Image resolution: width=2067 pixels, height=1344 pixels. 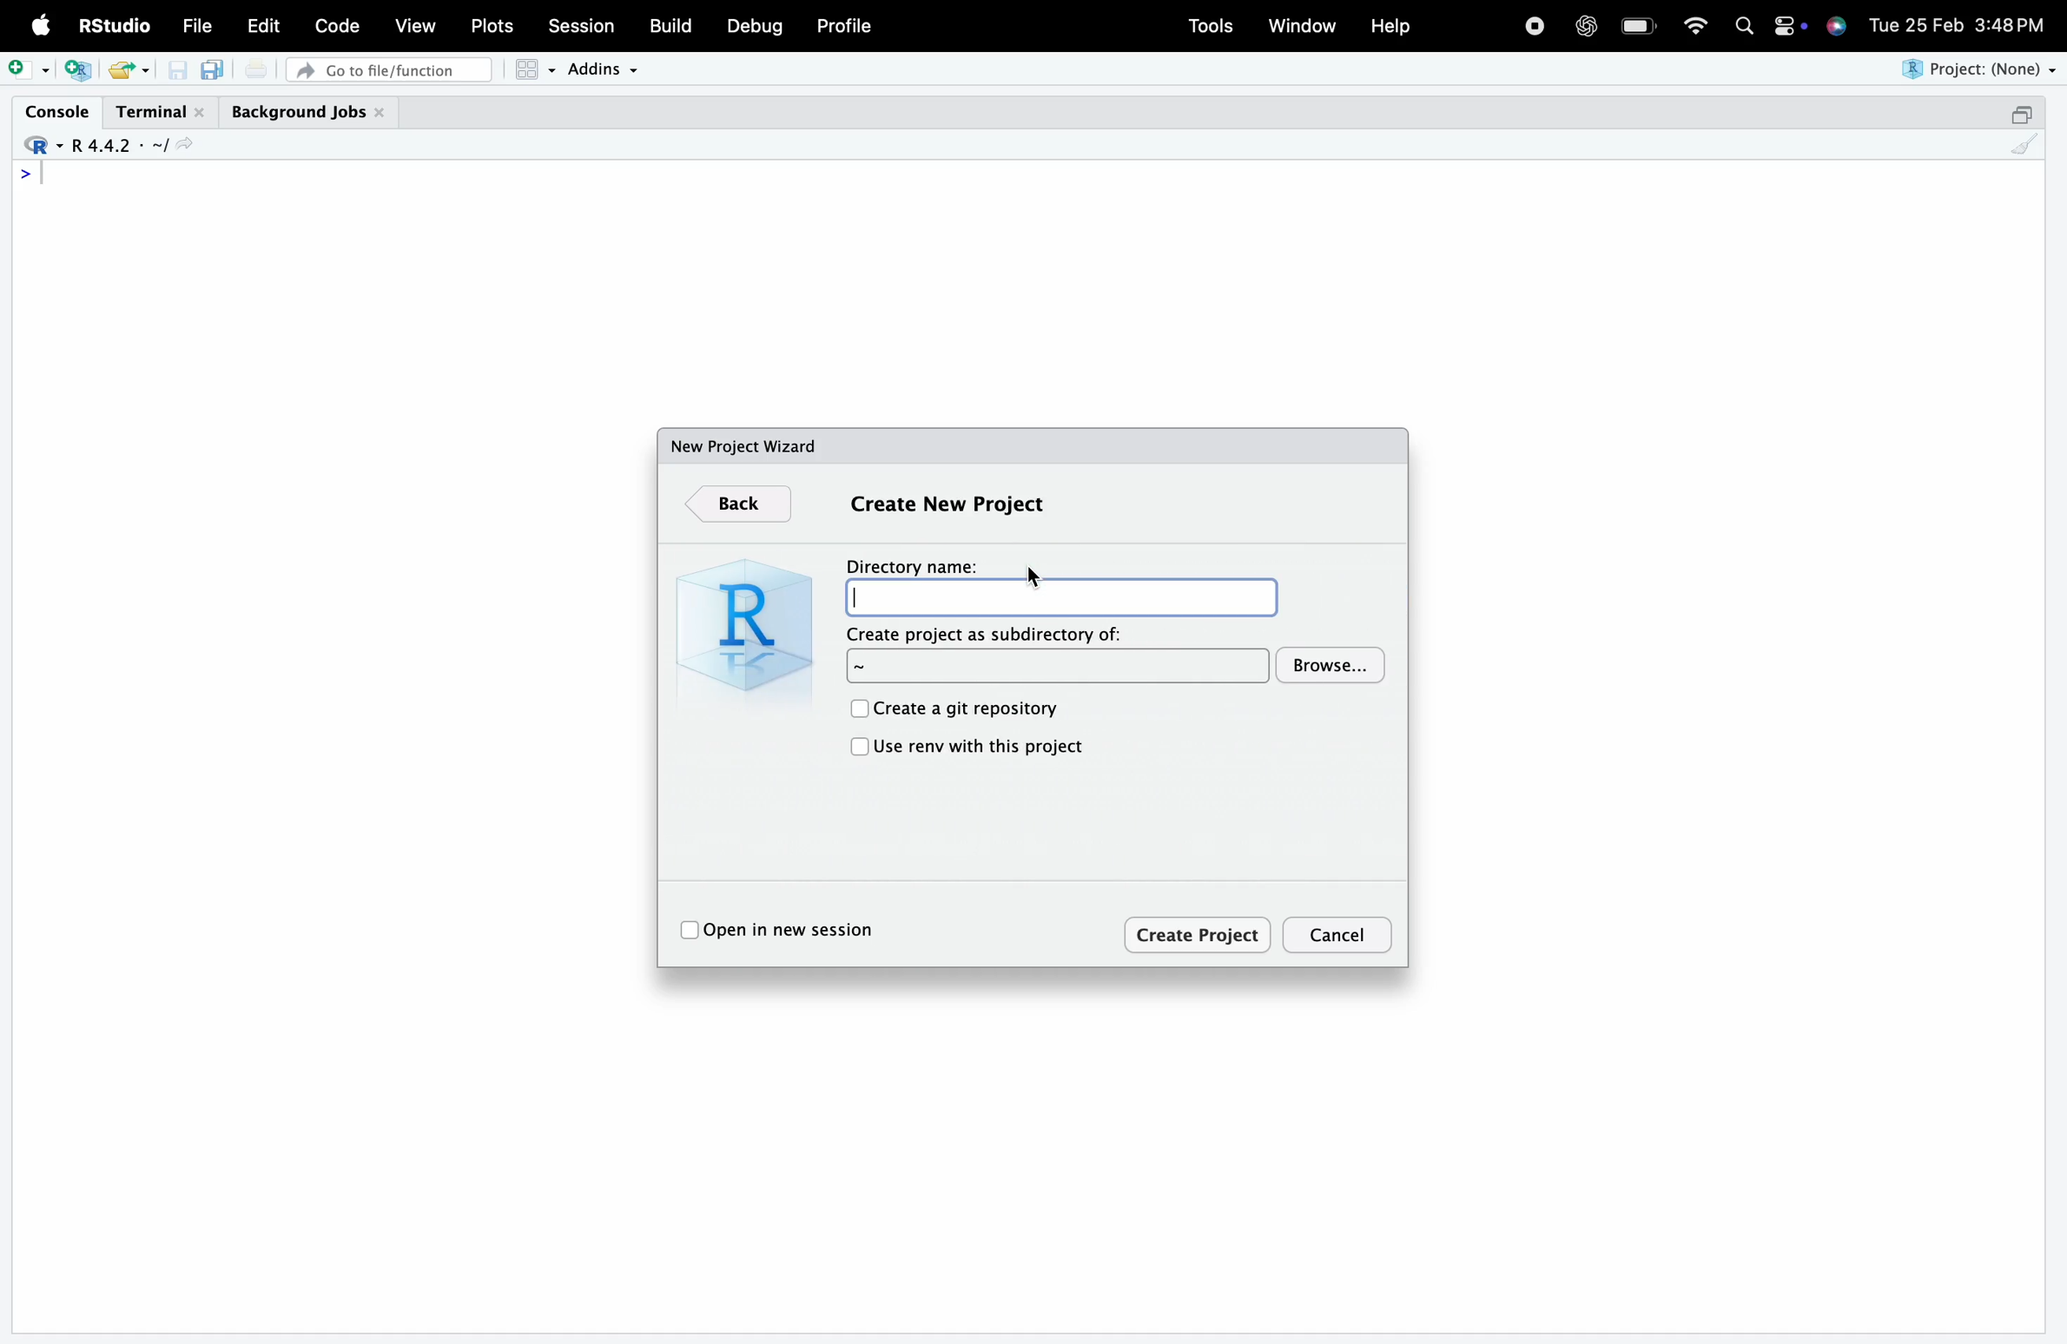 What do you see at coordinates (264, 25) in the screenshot?
I see `Edit` at bounding box center [264, 25].